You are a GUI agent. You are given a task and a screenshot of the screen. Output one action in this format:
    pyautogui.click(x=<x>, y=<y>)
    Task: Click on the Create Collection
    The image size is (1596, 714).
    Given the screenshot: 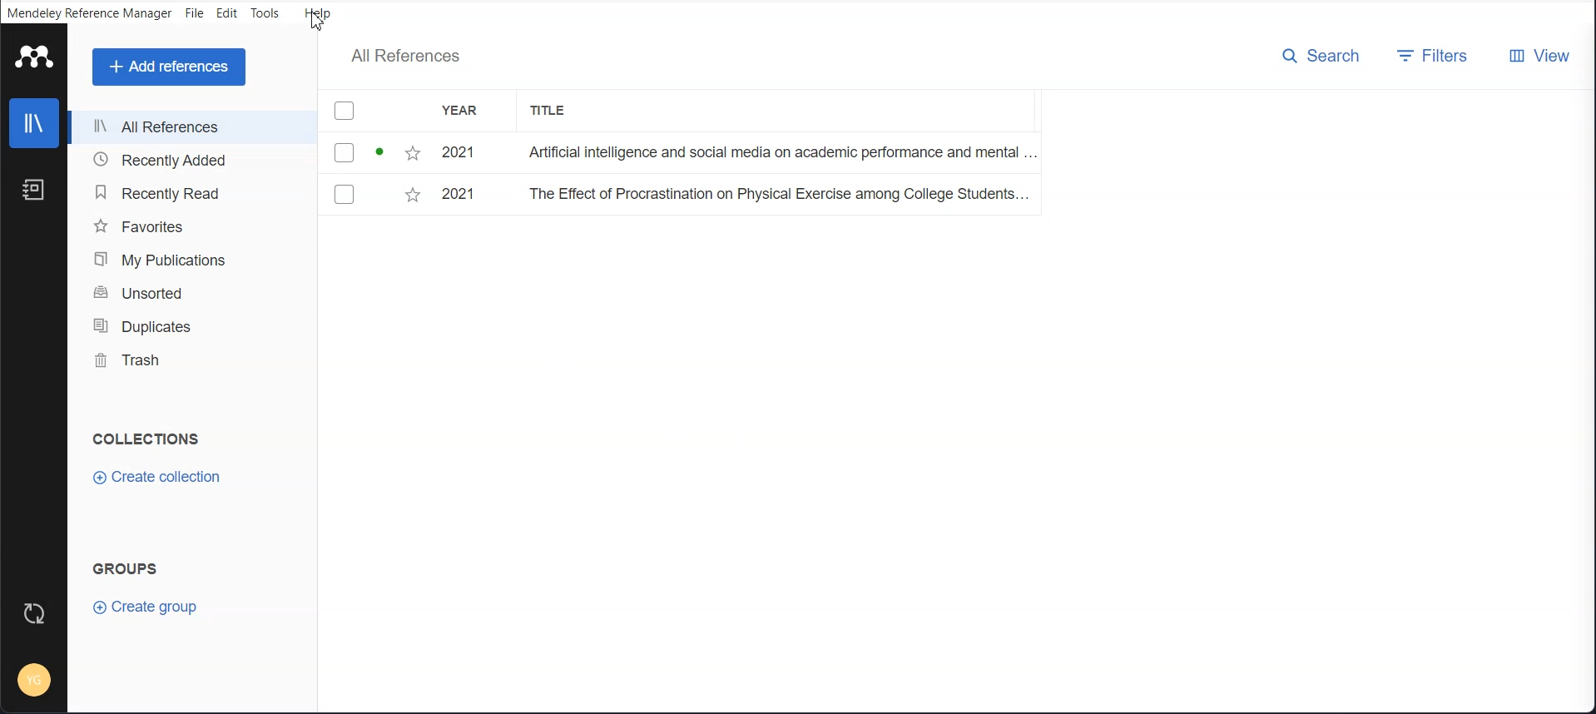 What is the action you would take?
    pyautogui.click(x=156, y=478)
    